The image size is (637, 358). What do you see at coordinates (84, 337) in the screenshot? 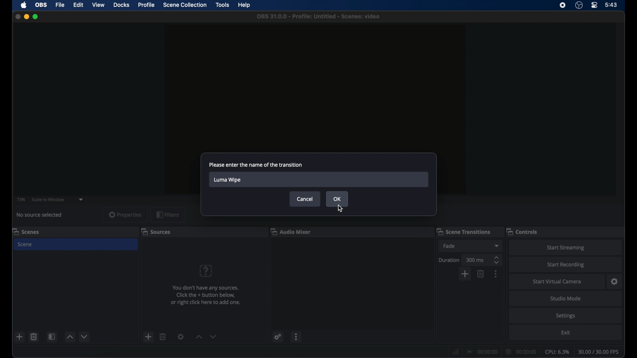
I see `decrement` at bounding box center [84, 337].